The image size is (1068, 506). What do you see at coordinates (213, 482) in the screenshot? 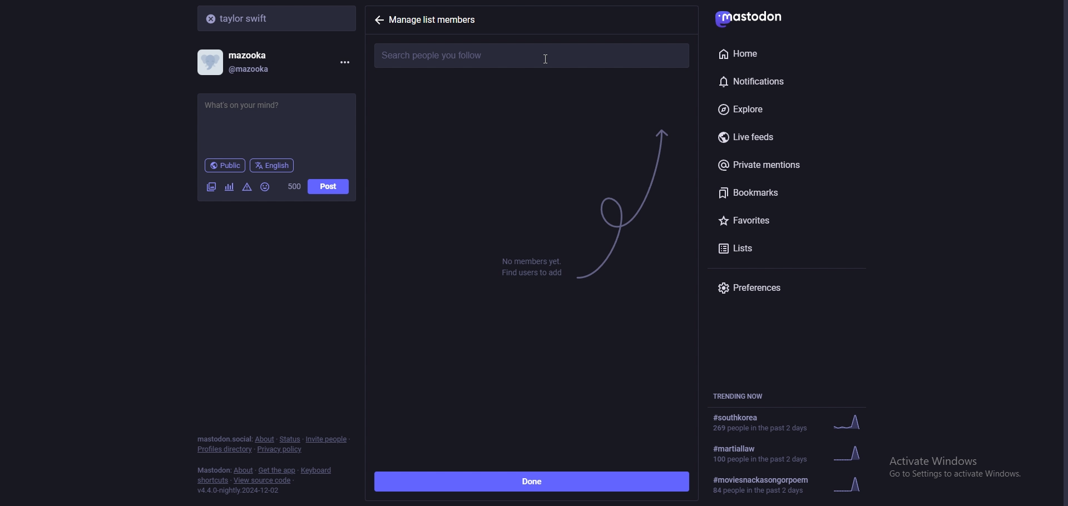
I see `shortcuts` at bounding box center [213, 482].